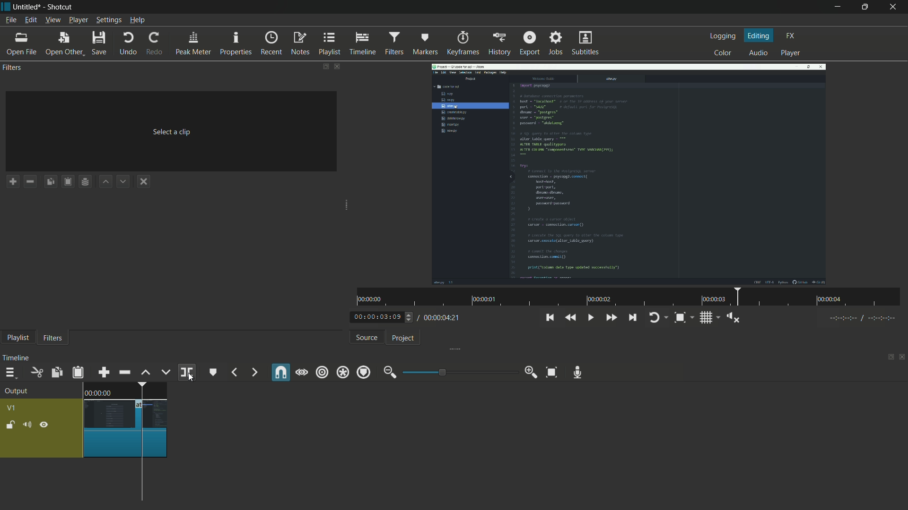 This screenshot has width=908, height=510. Describe the element at coordinates (629, 174) in the screenshot. I see `imported file` at that location.